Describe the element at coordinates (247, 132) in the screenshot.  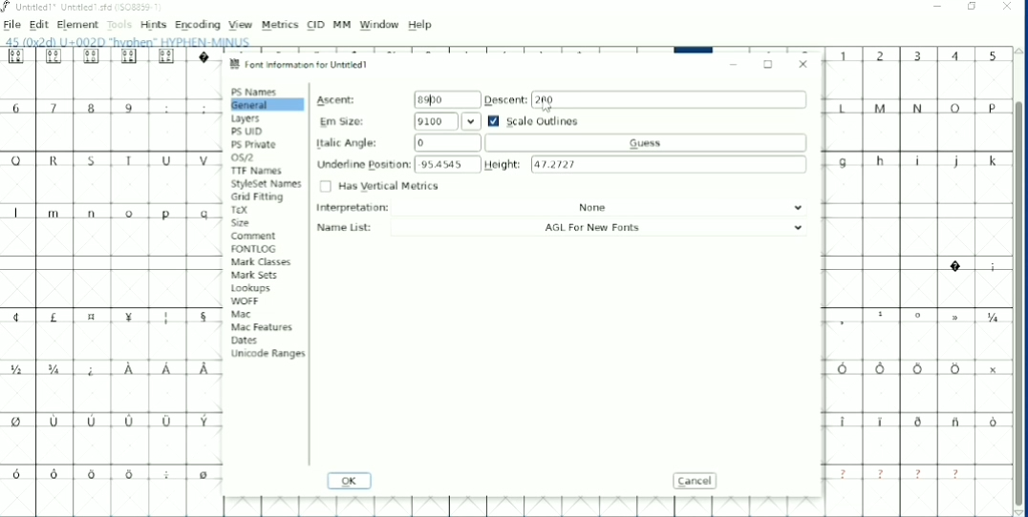
I see `PS UID` at that location.